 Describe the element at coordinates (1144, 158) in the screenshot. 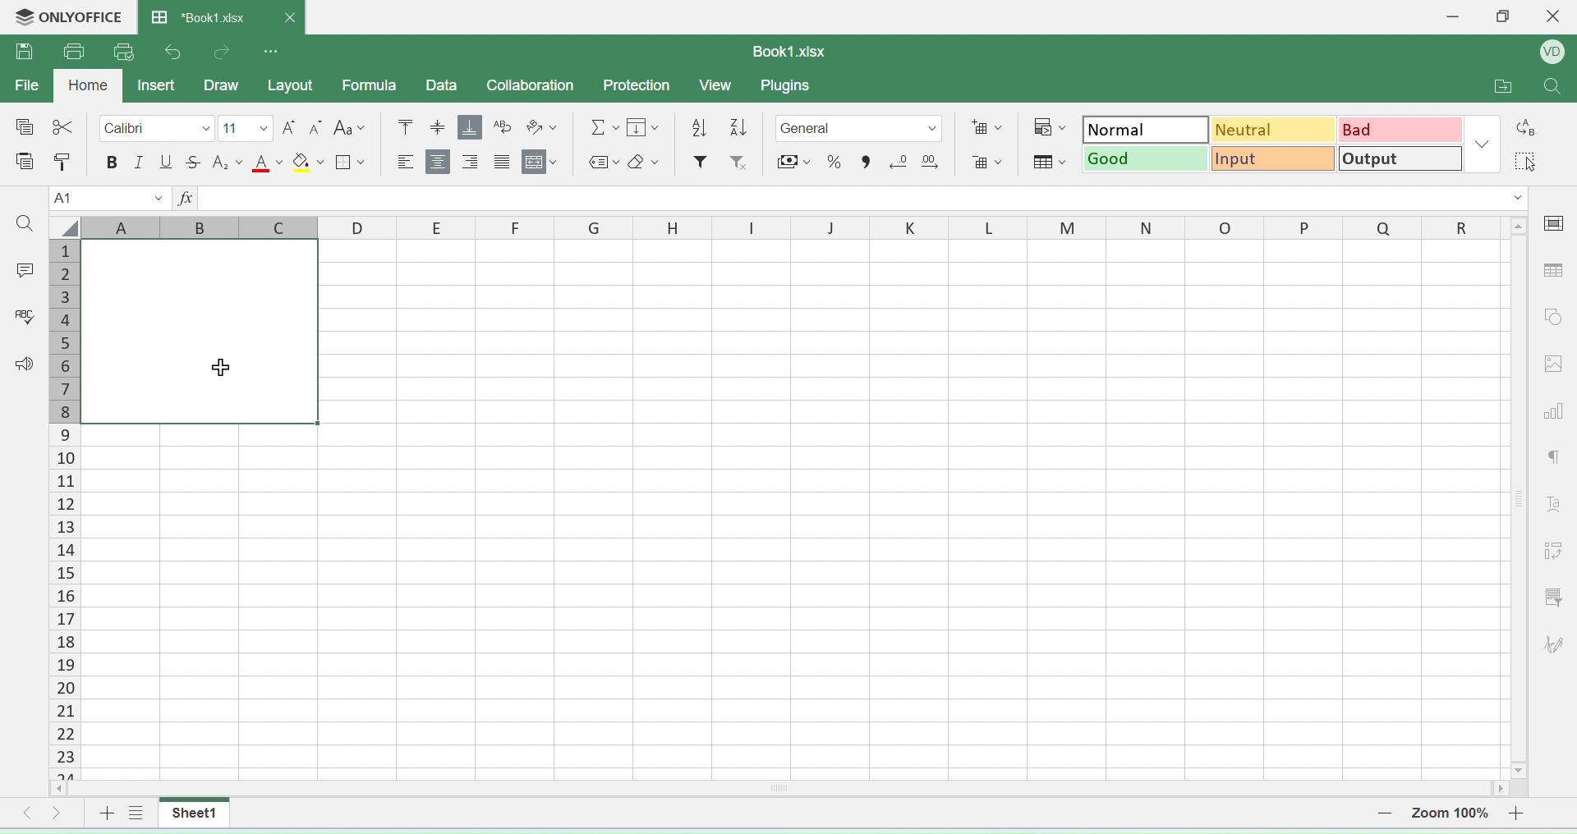

I see `good` at that location.